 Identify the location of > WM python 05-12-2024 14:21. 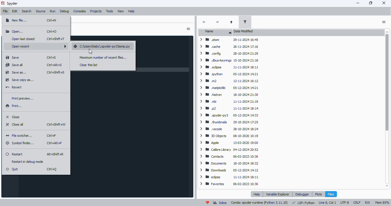
(229, 74).